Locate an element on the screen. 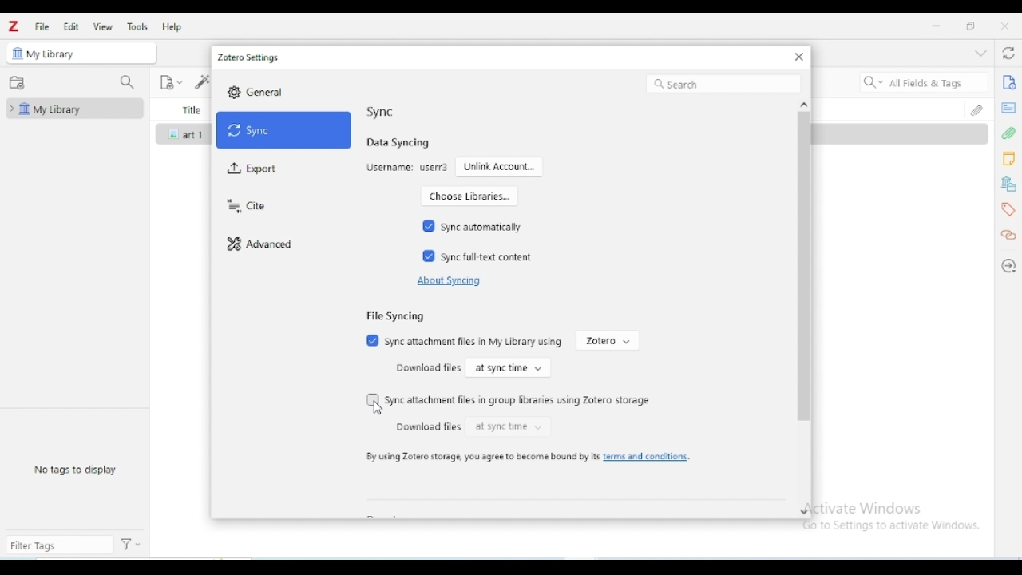 This screenshot has width=1022, height=575. zotero settings is located at coordinates (249, 57).